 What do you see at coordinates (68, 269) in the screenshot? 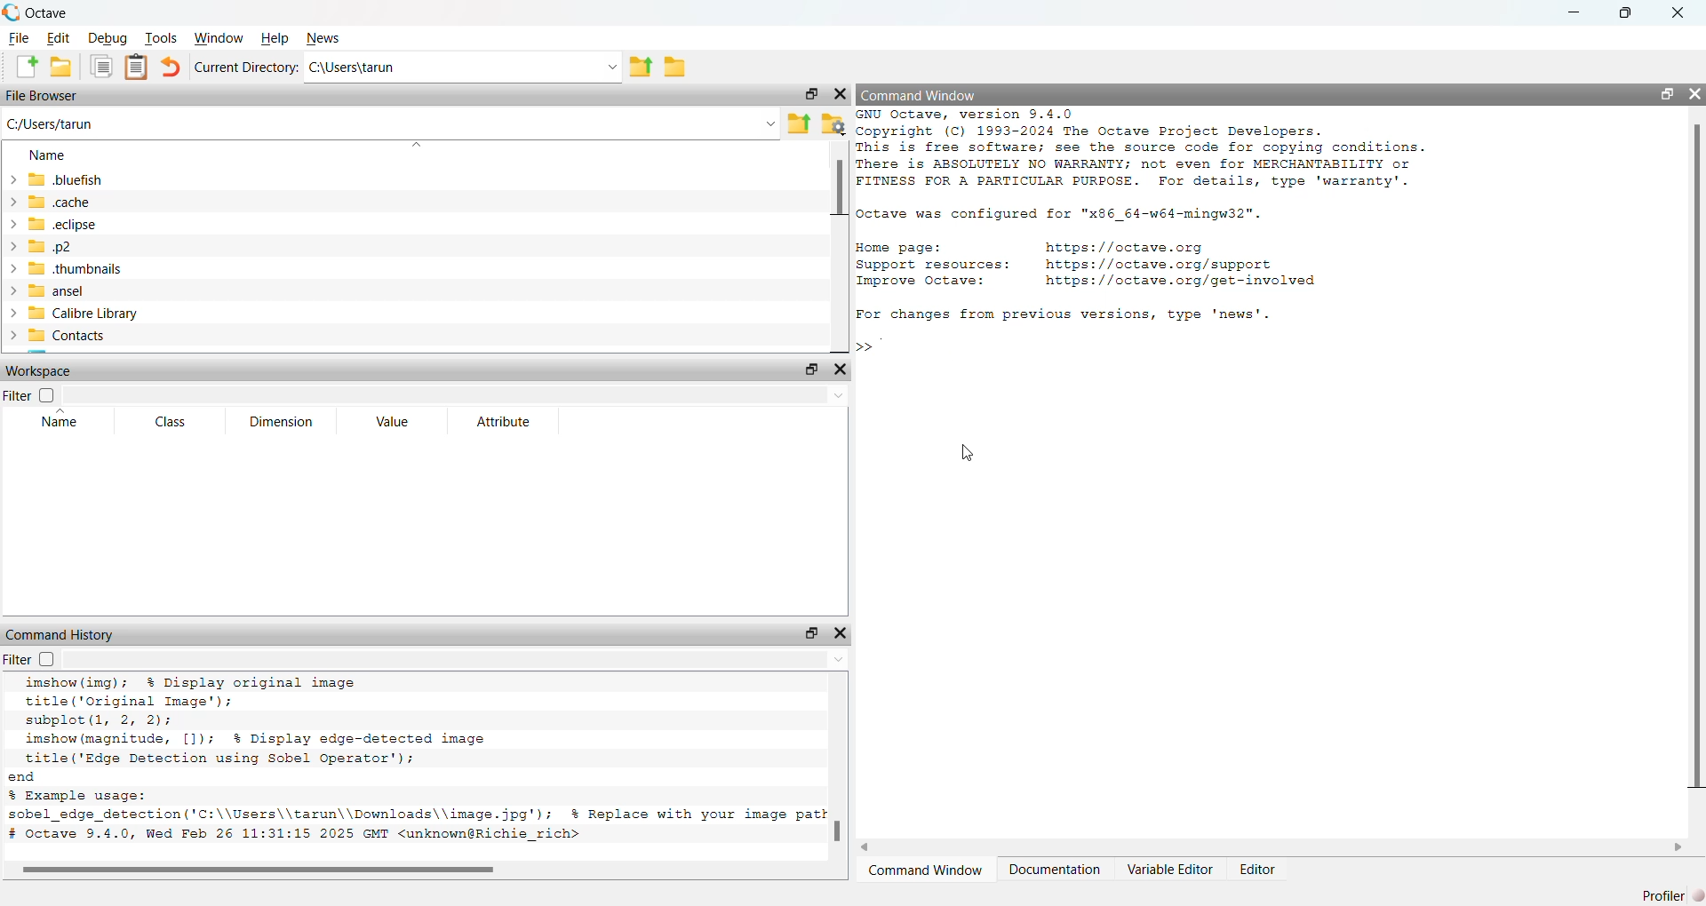
I see ` thumbnails` at bounding box center [68, 269].